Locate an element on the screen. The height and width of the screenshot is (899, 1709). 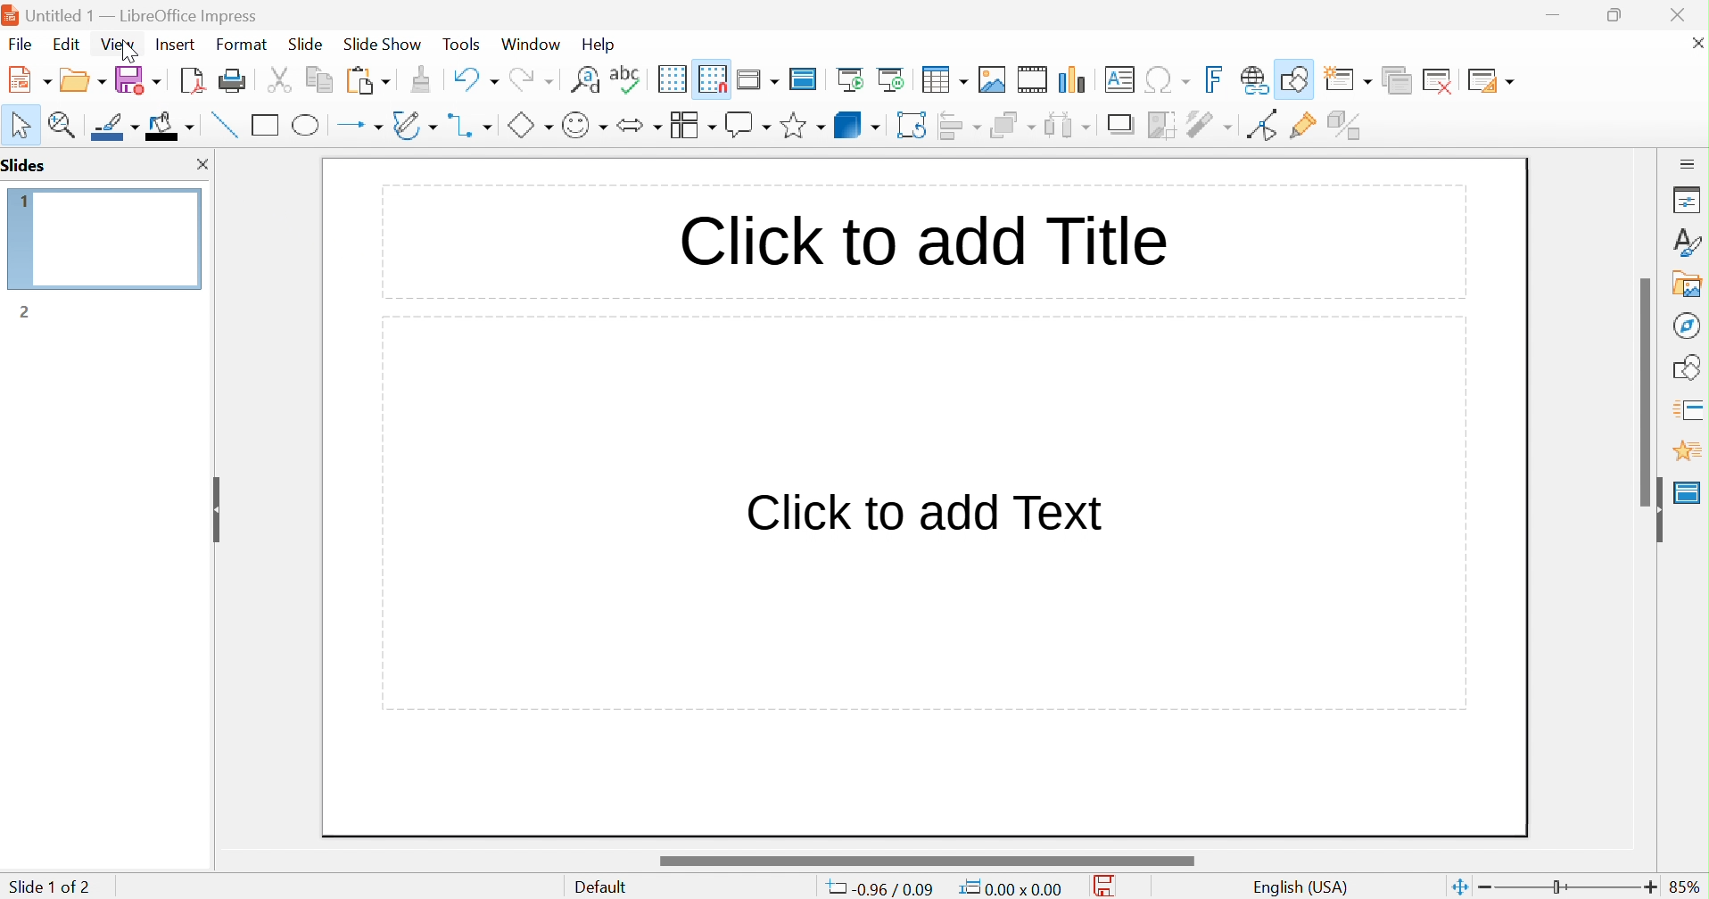
close is located at coordinates (1688, 14).